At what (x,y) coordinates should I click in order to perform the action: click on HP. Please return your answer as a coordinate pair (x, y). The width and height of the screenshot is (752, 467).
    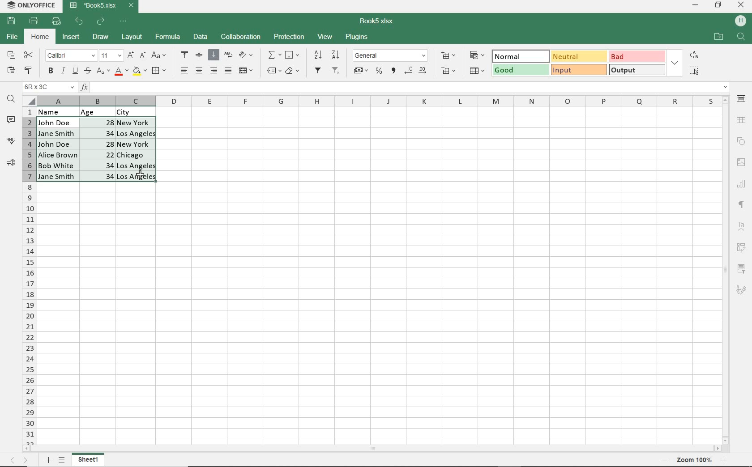
    Looking at the image, I should click on (740, 21).